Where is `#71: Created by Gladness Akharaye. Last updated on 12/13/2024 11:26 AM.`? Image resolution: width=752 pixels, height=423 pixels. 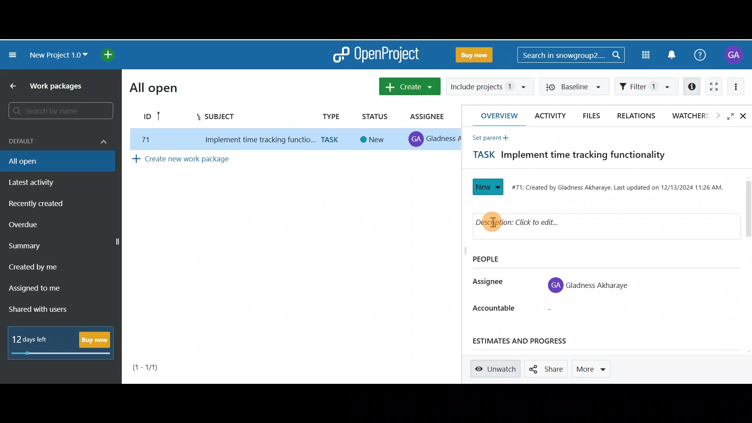 #71: Created by Gladness Akharaye. Last updated on 12/13/2024 11:26 AM. is located at coordinates (620, 188).